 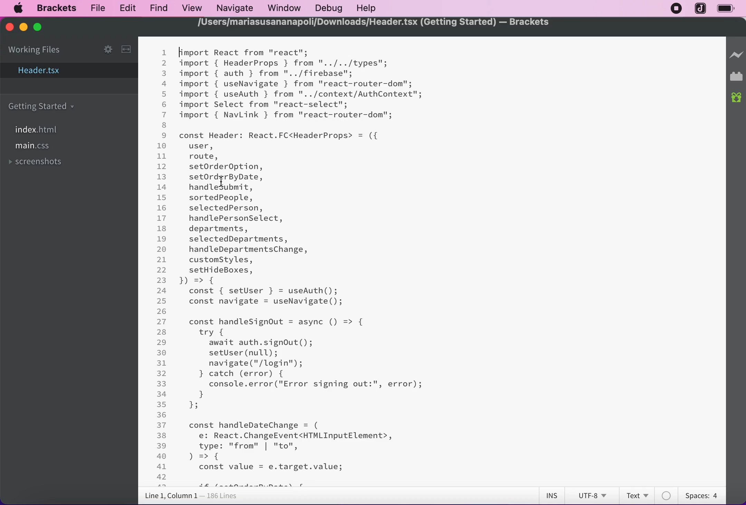 I want to click on header.tsx, so click(x=71, y=69).